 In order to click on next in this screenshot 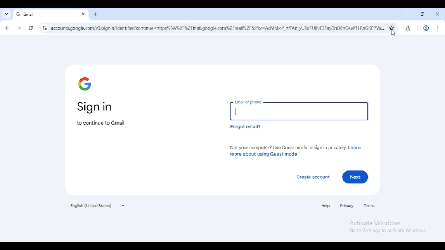, I will do `click(356, 177)`.